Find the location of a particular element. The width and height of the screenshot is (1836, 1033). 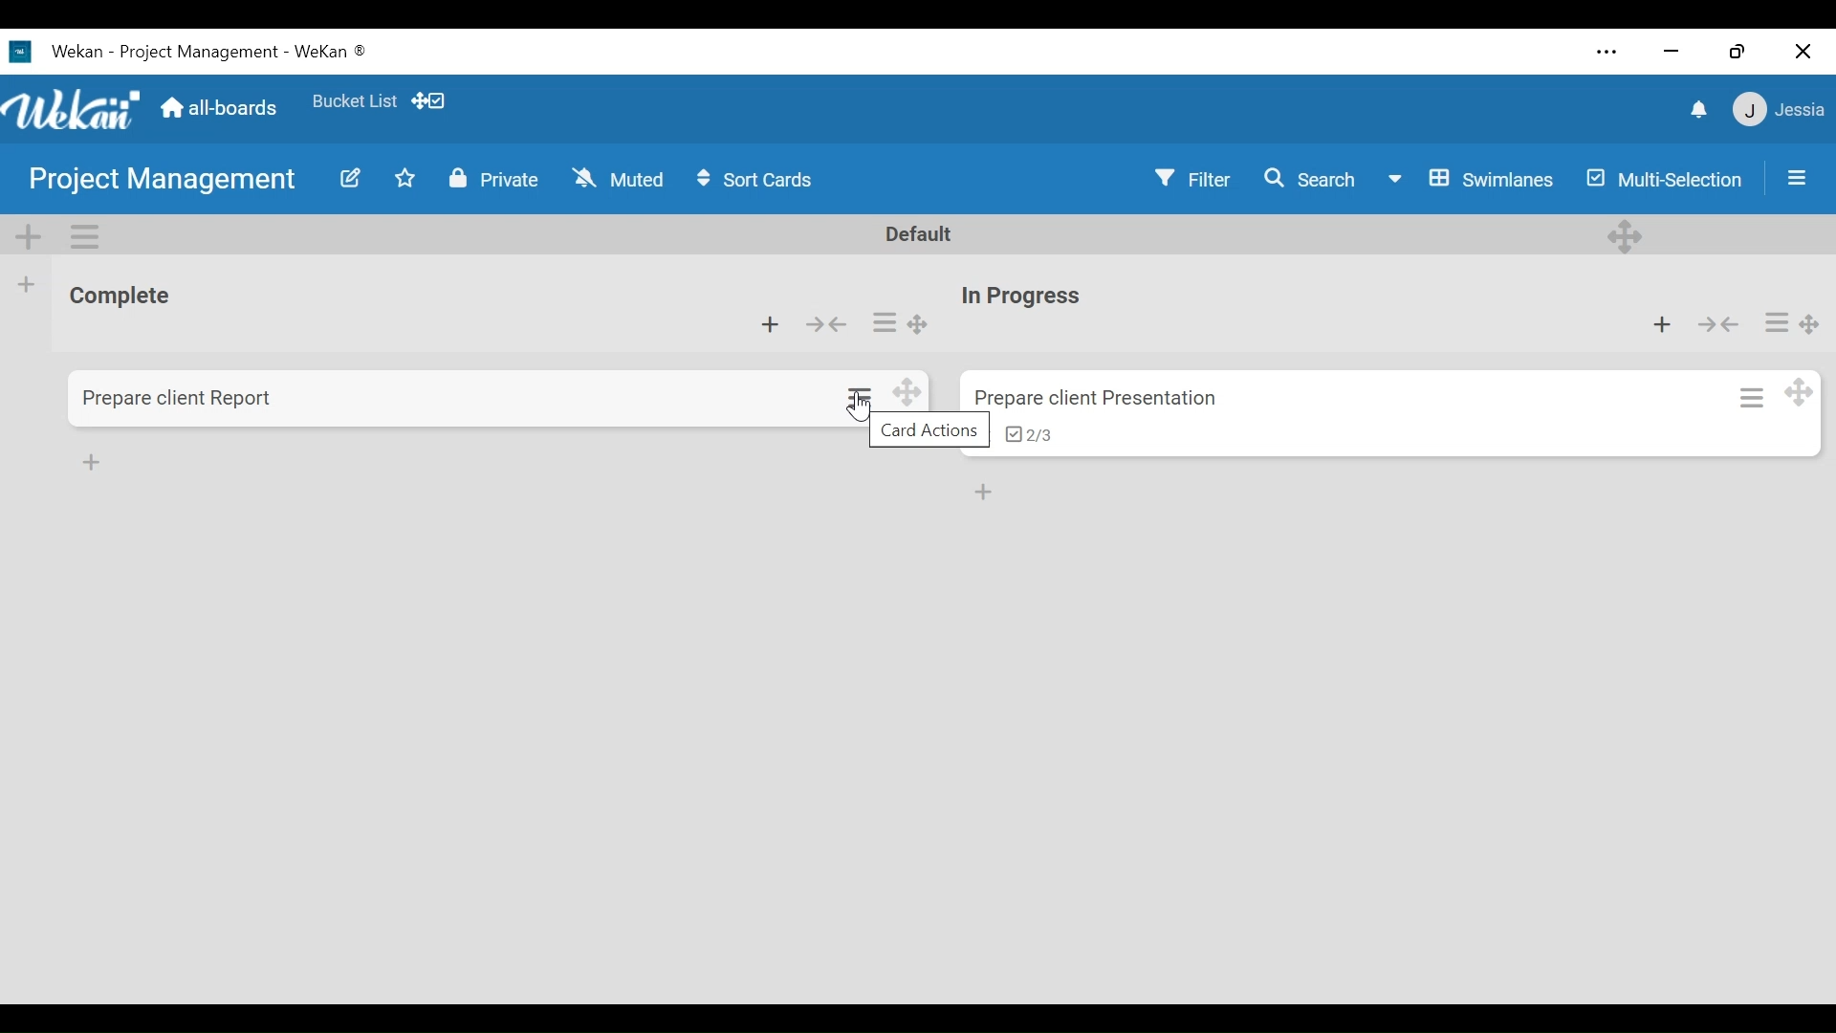

Default is located at coordinates (922, 233).